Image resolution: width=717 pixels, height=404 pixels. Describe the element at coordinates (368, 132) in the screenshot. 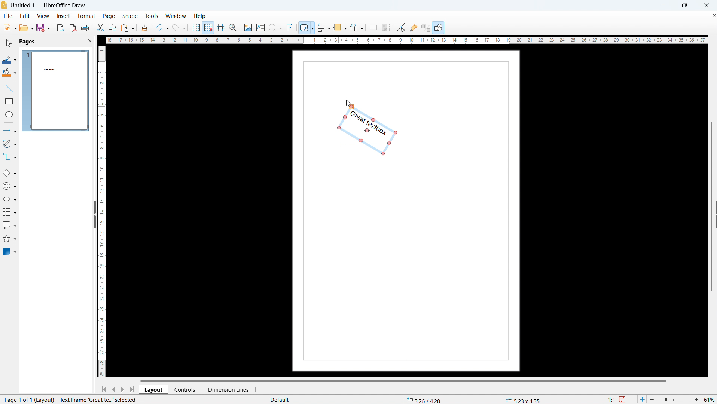

I see `Text box 30 degree rotated ` at that location.